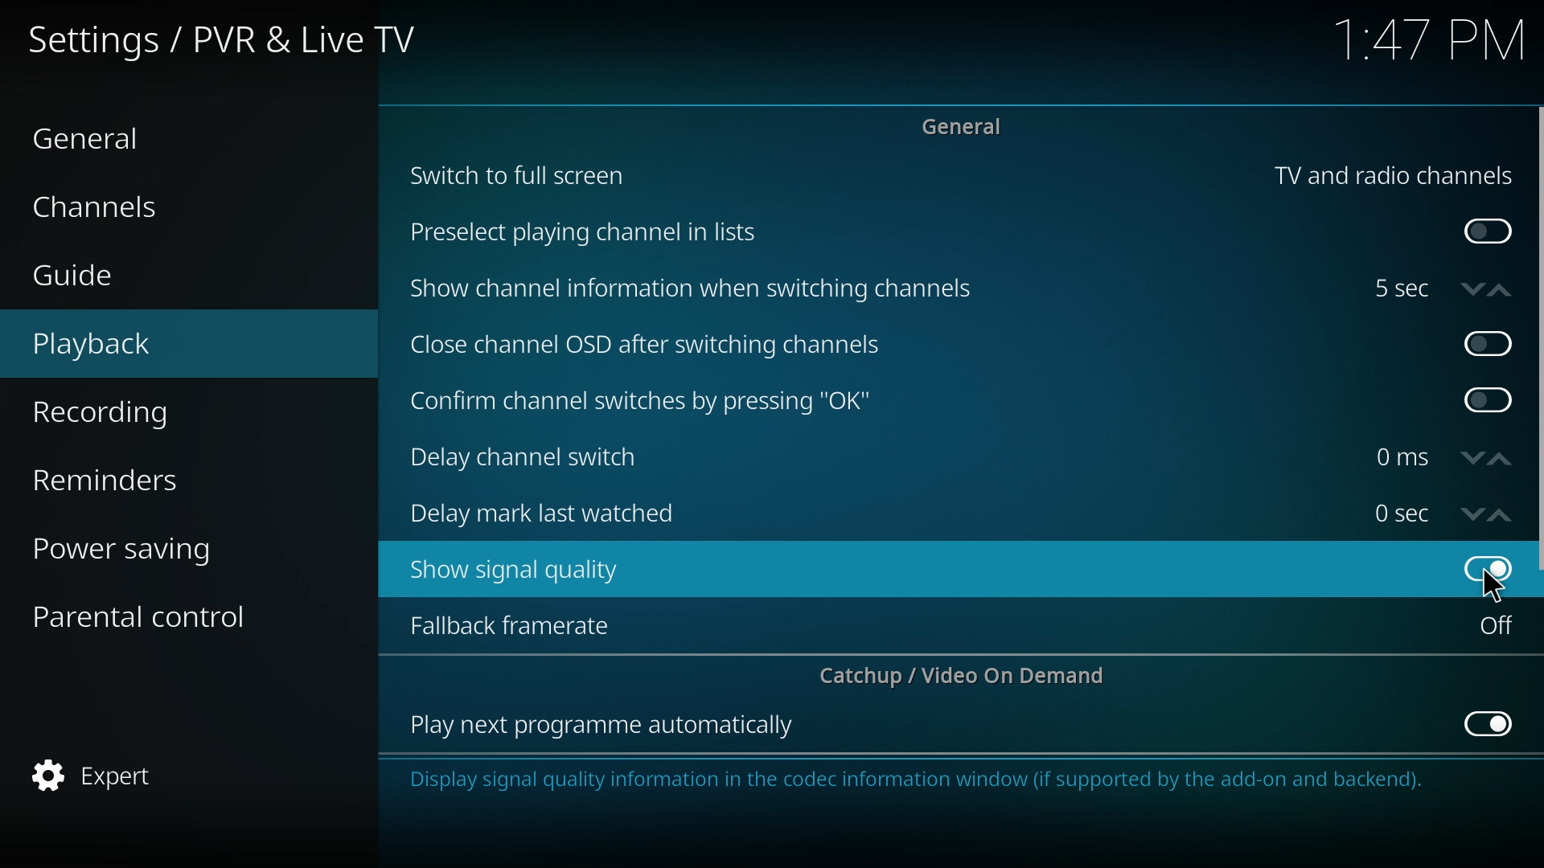 Image resolution: width=1544 pixels, height=868 pixels. Describe the element at coordinates (522, 624) in the screenshot. I see `fall back framerate` at that location.